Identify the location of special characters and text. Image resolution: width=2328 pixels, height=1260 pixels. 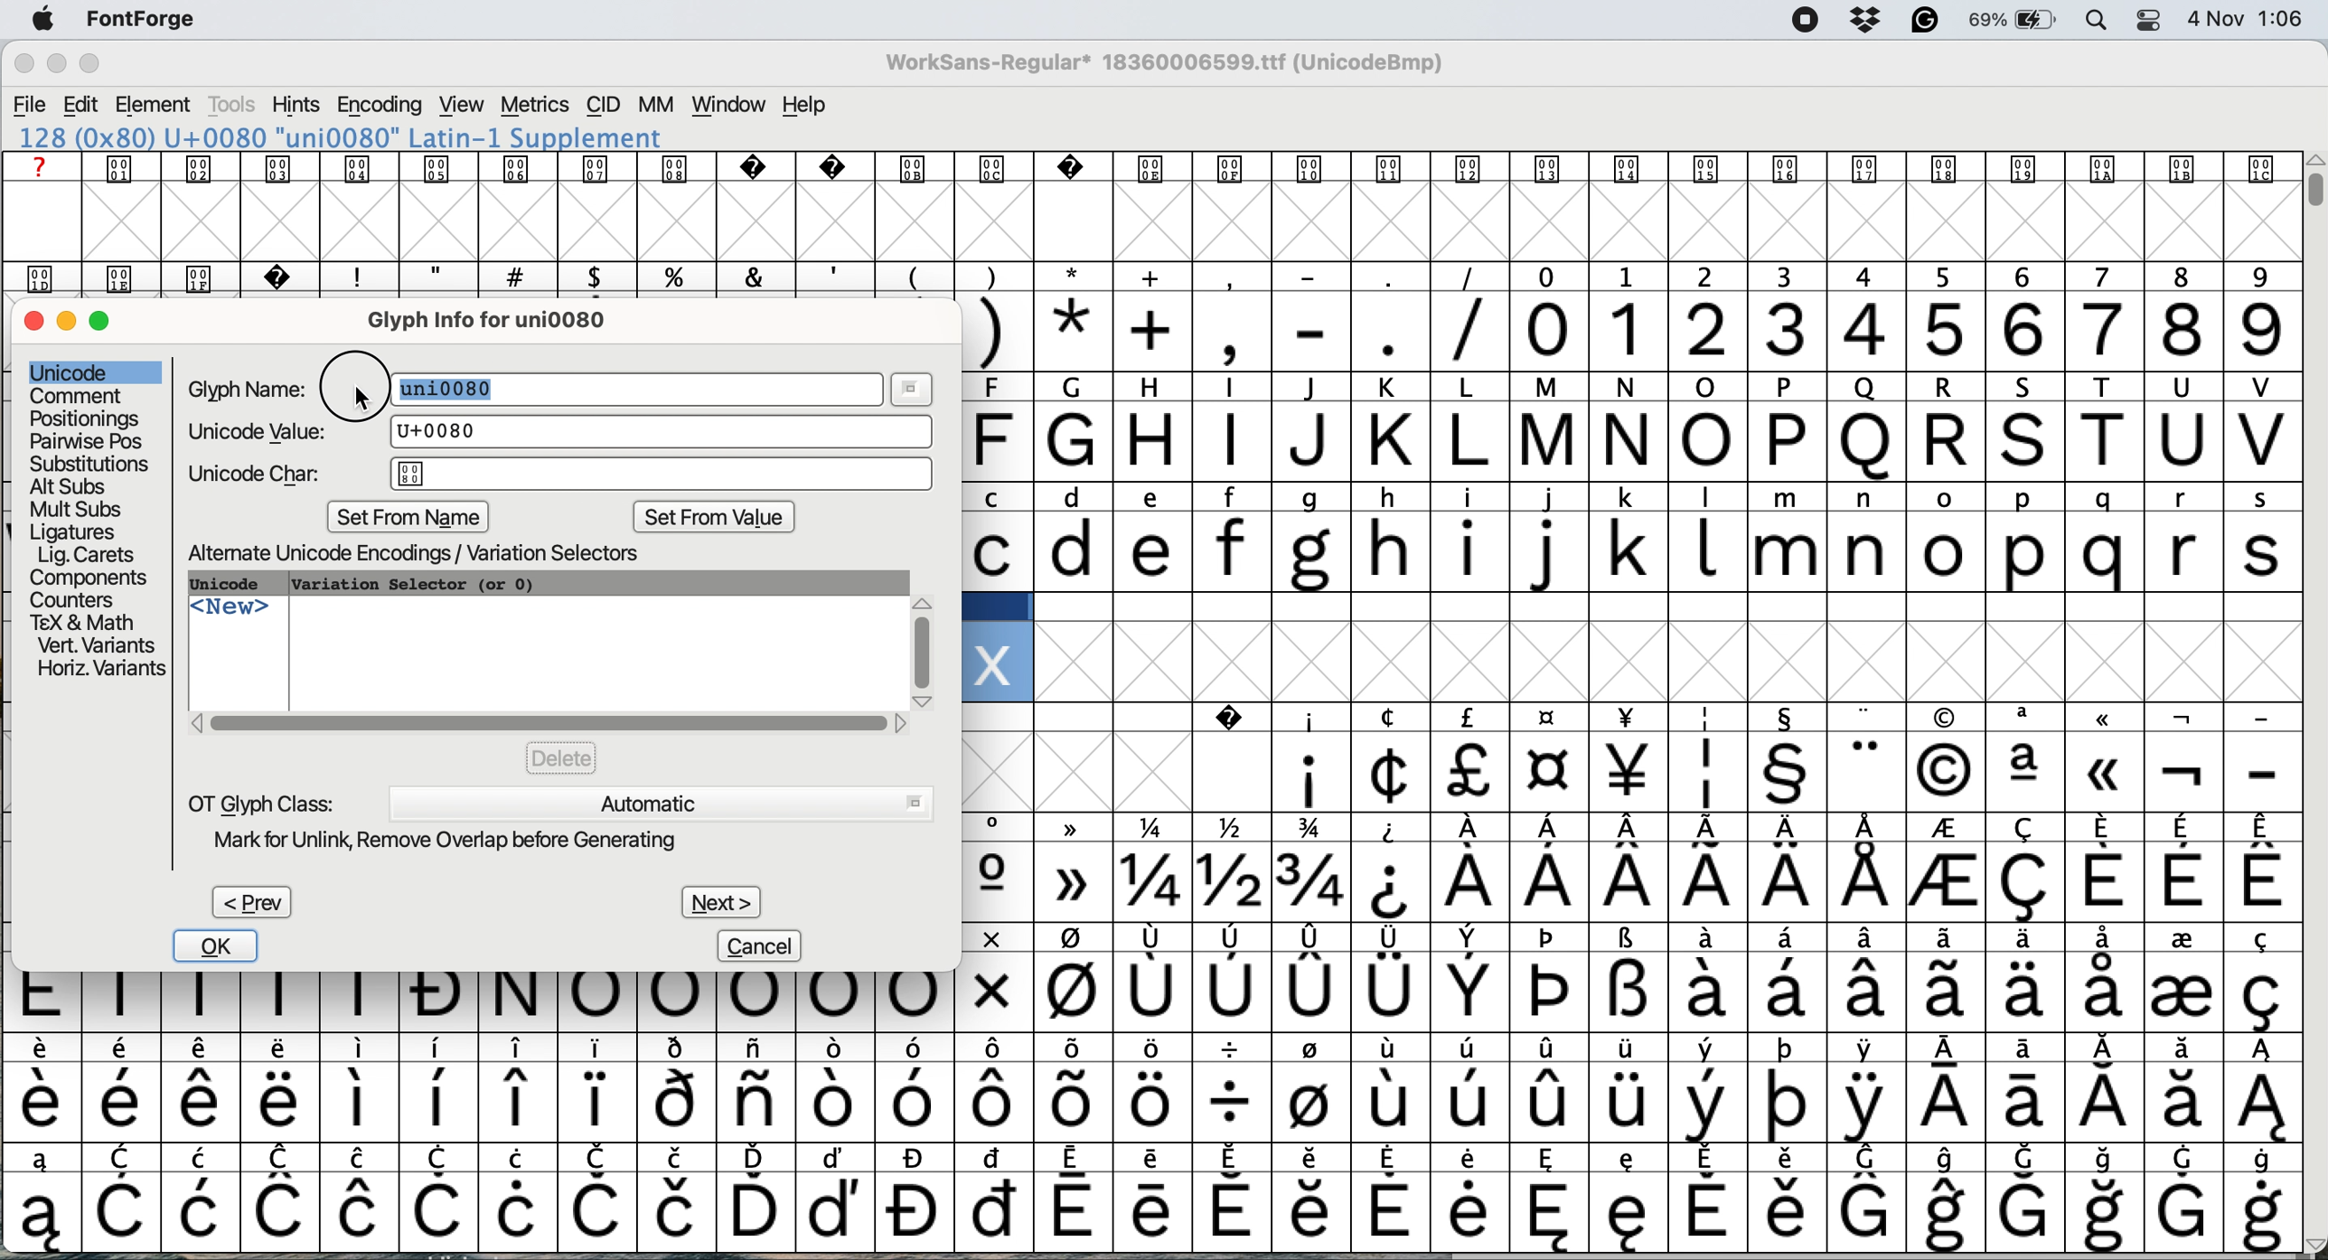
(1159, 276).